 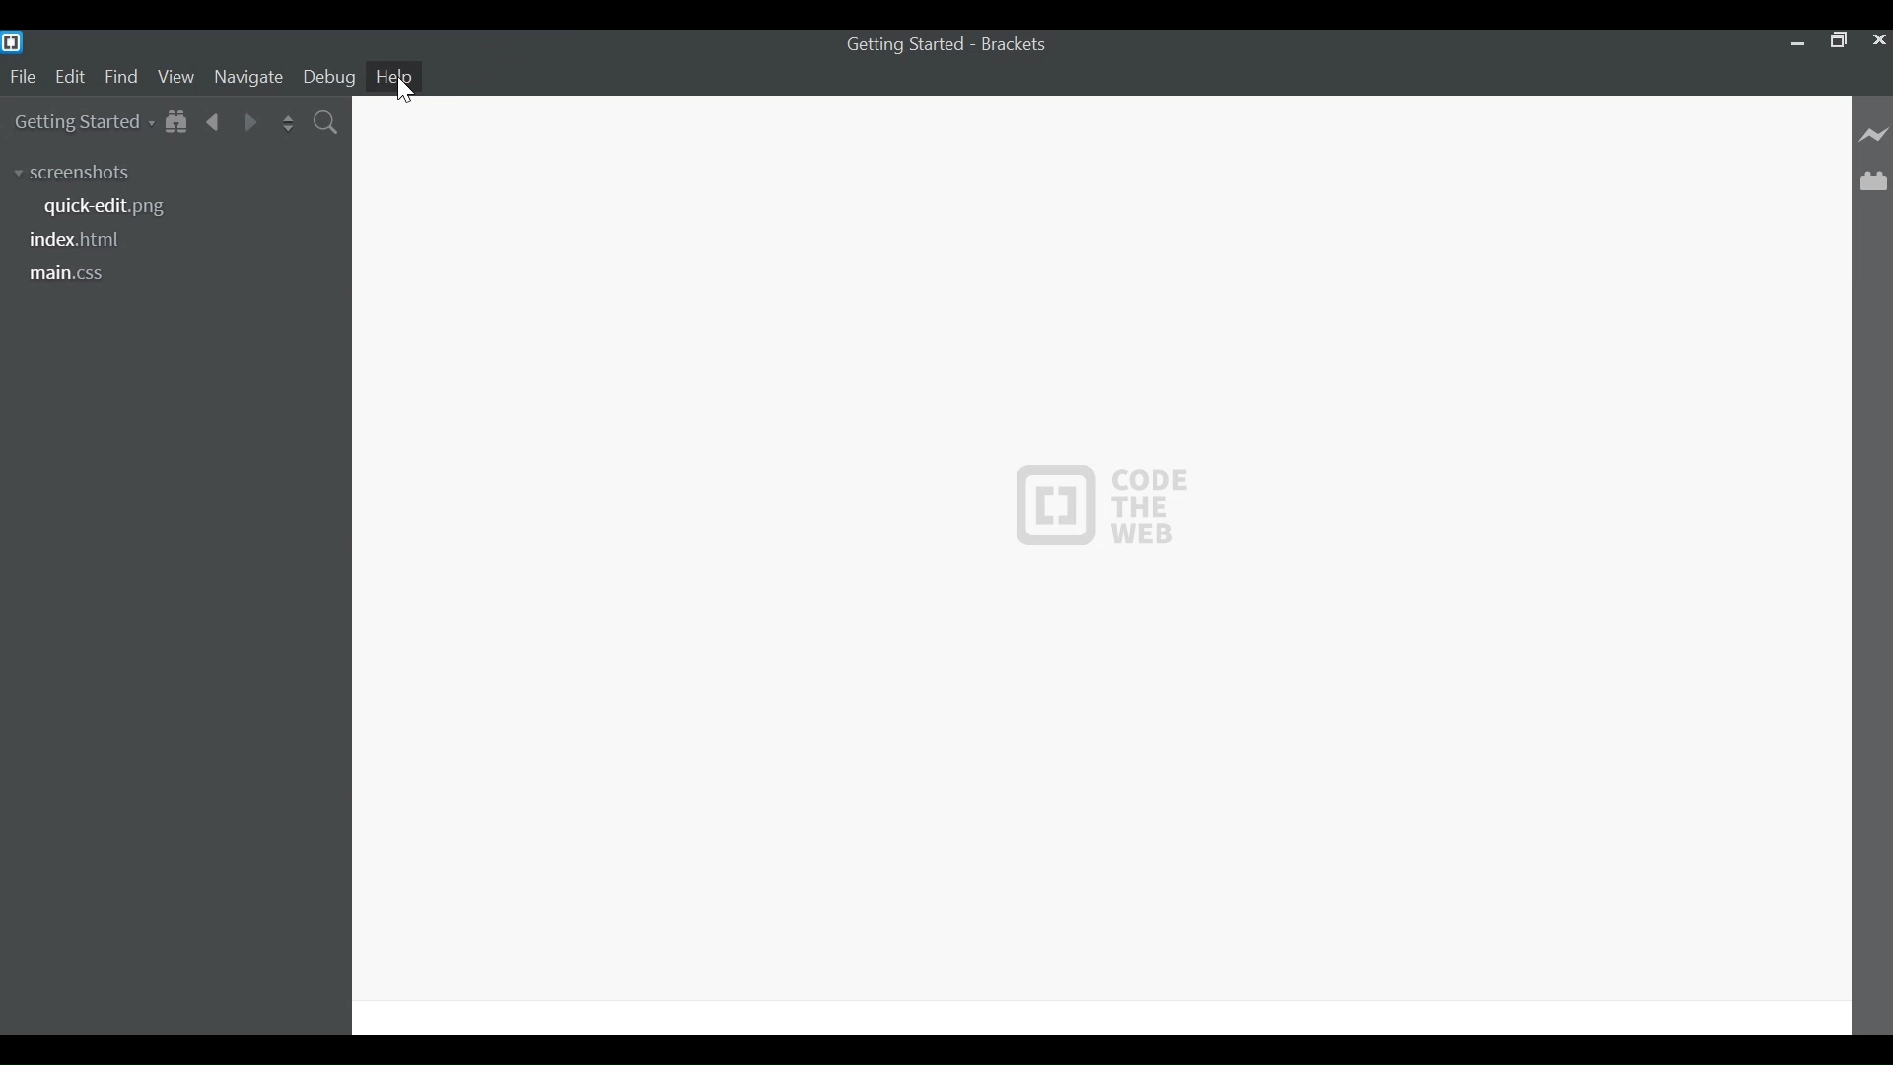 What do you see at coordinates (1837, 38) in the screenshot?
I see `Restore` at bounding box center [1837, 38].